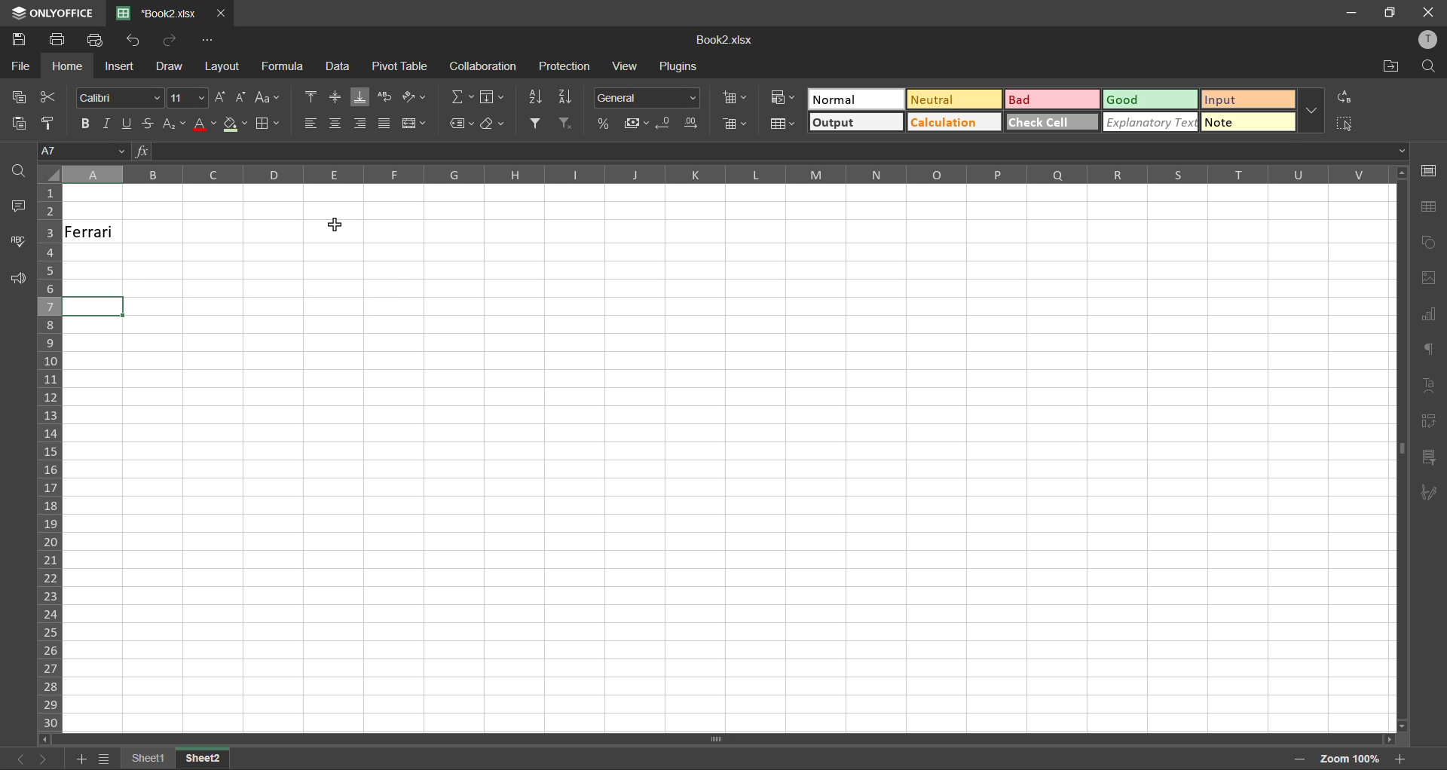 The width and height of the screenshot is (1447, 770). I want to click on open location, so click(1392, 69).